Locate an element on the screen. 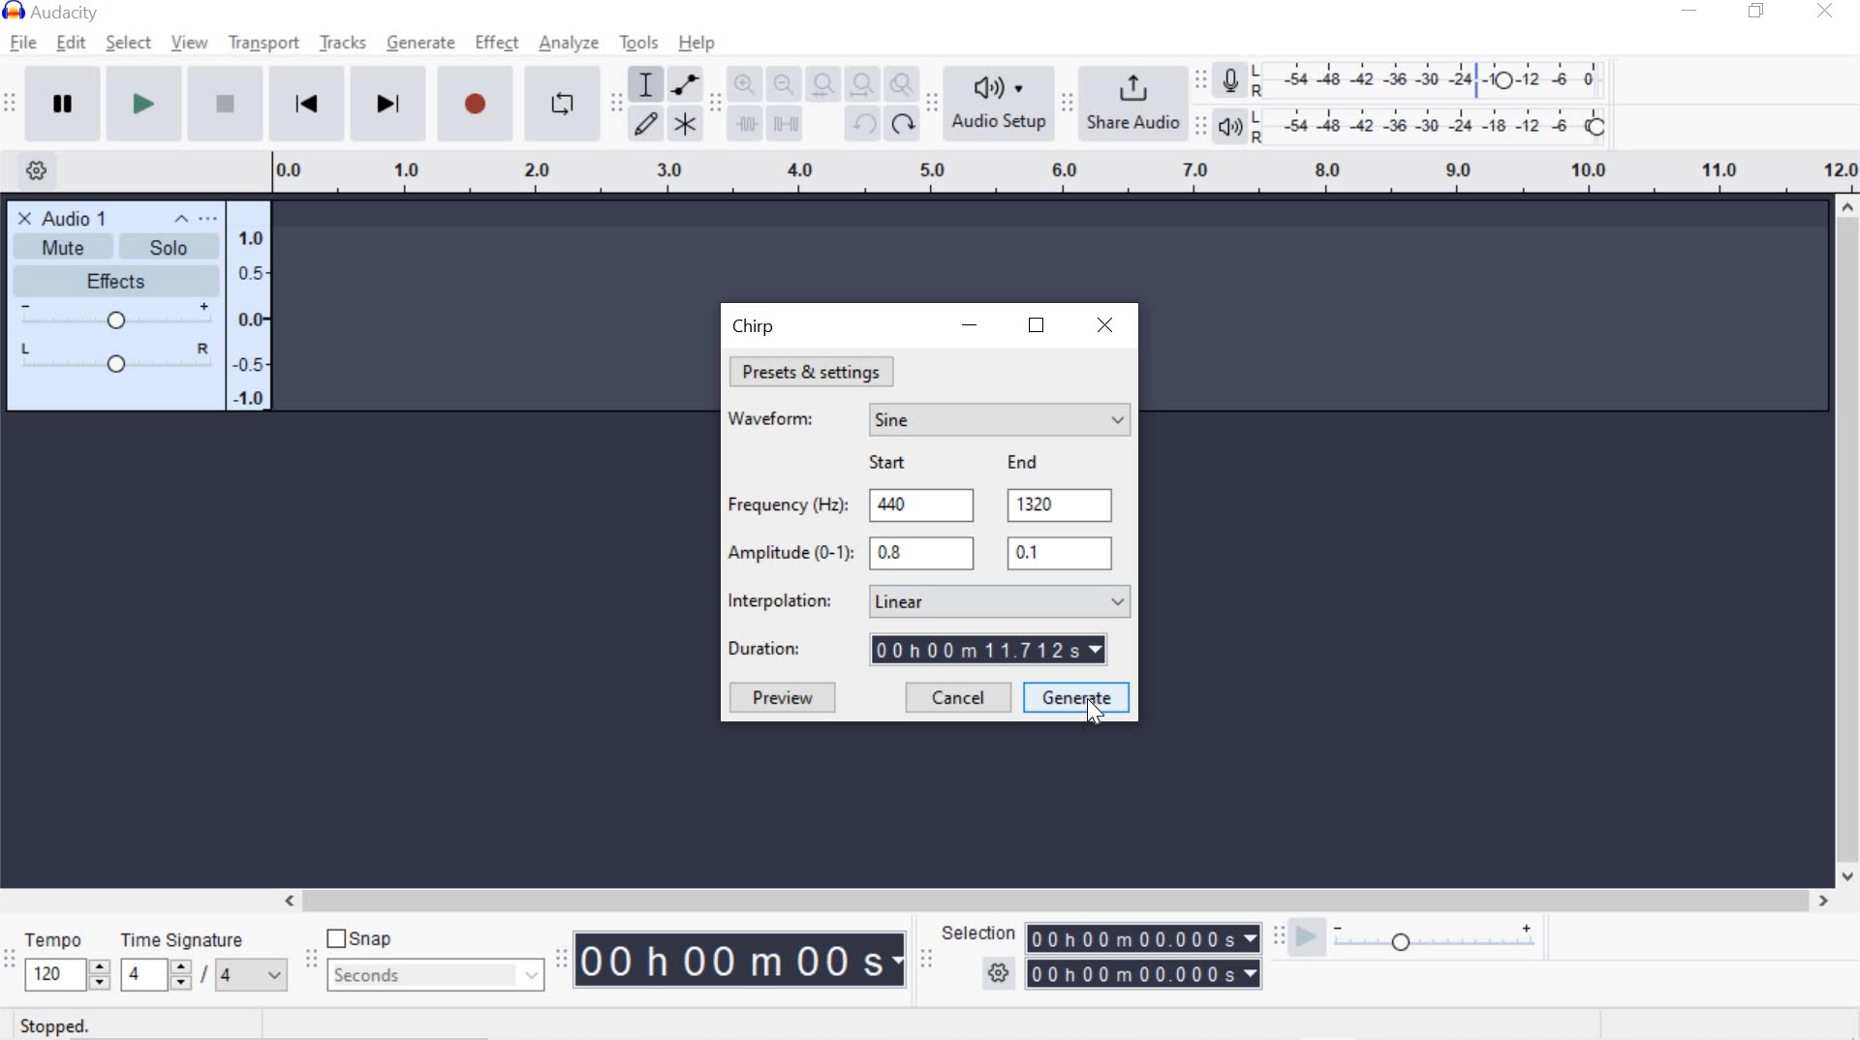 The image size is (1860, 1040). tools is located at coordinates (638, 45).